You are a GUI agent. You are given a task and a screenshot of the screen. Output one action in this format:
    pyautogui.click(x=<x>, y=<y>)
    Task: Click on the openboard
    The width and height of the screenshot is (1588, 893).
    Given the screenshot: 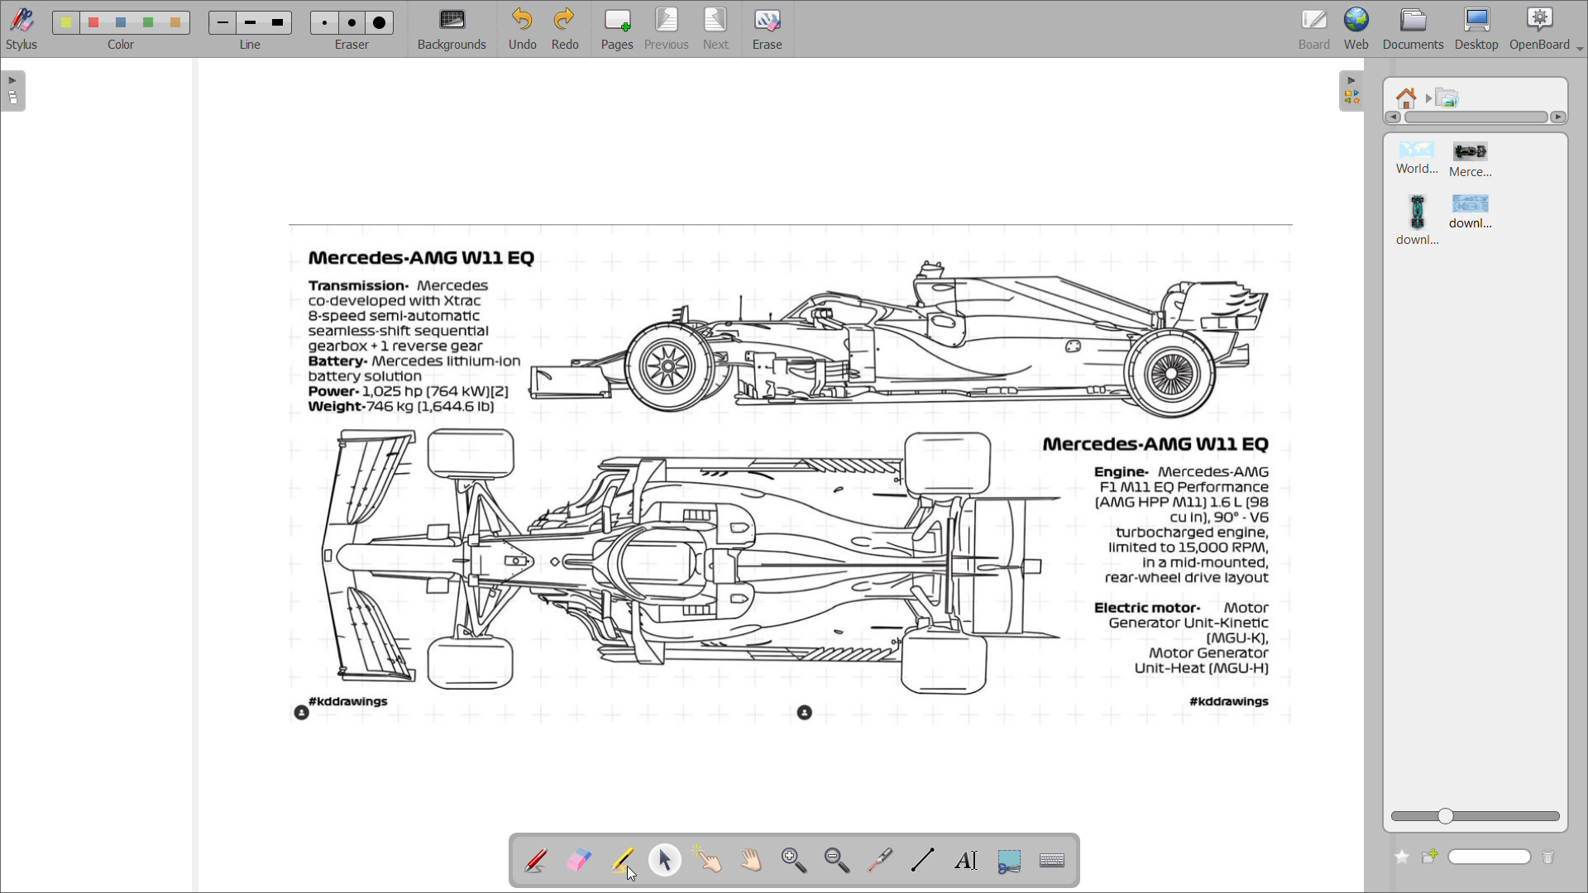 What is the action you would take?
    pyautogui.click(x=1549, y=29)
    